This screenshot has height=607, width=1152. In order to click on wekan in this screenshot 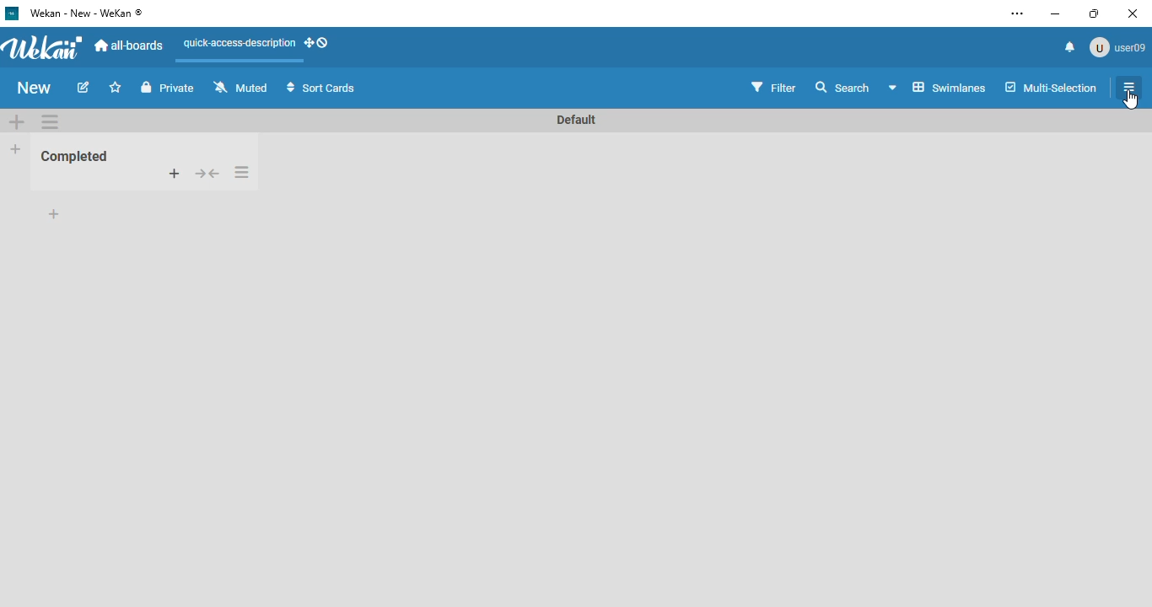, I will do `click(45, 48)`.